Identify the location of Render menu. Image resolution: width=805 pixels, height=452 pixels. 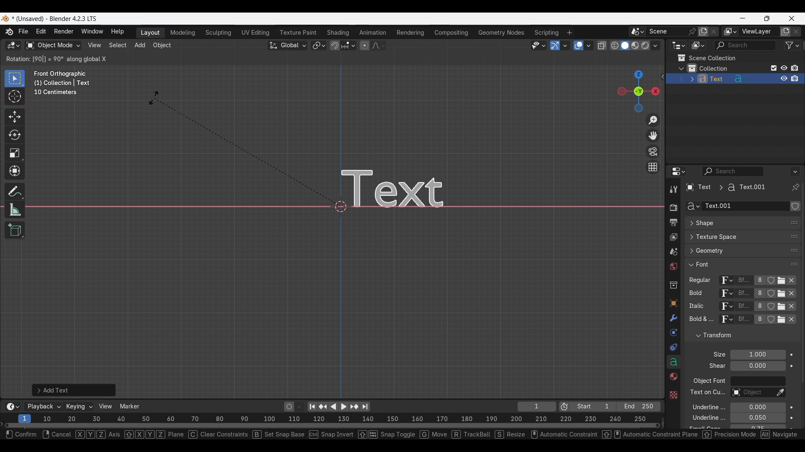
(64, 32).